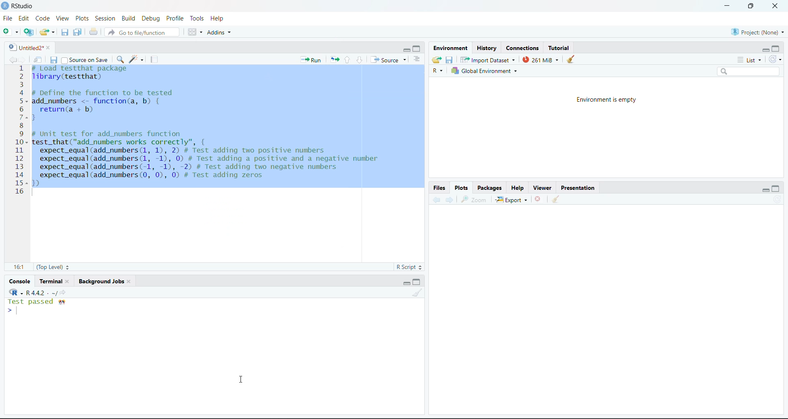  Describe the element at coordinates (417, 281) in the screenshot. I see `maximize` at that location.